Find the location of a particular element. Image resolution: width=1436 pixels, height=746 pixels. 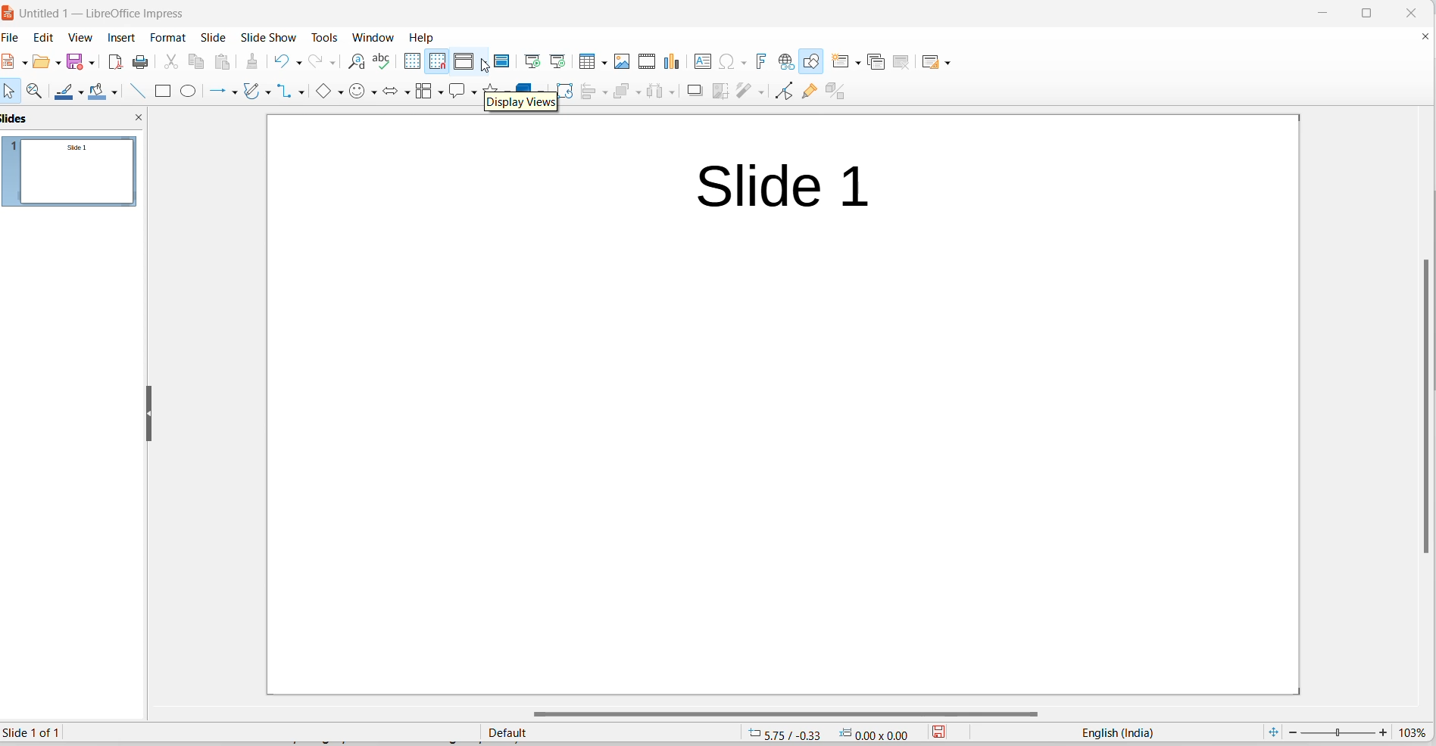

slide layout options is located at coordinates (950, 62).